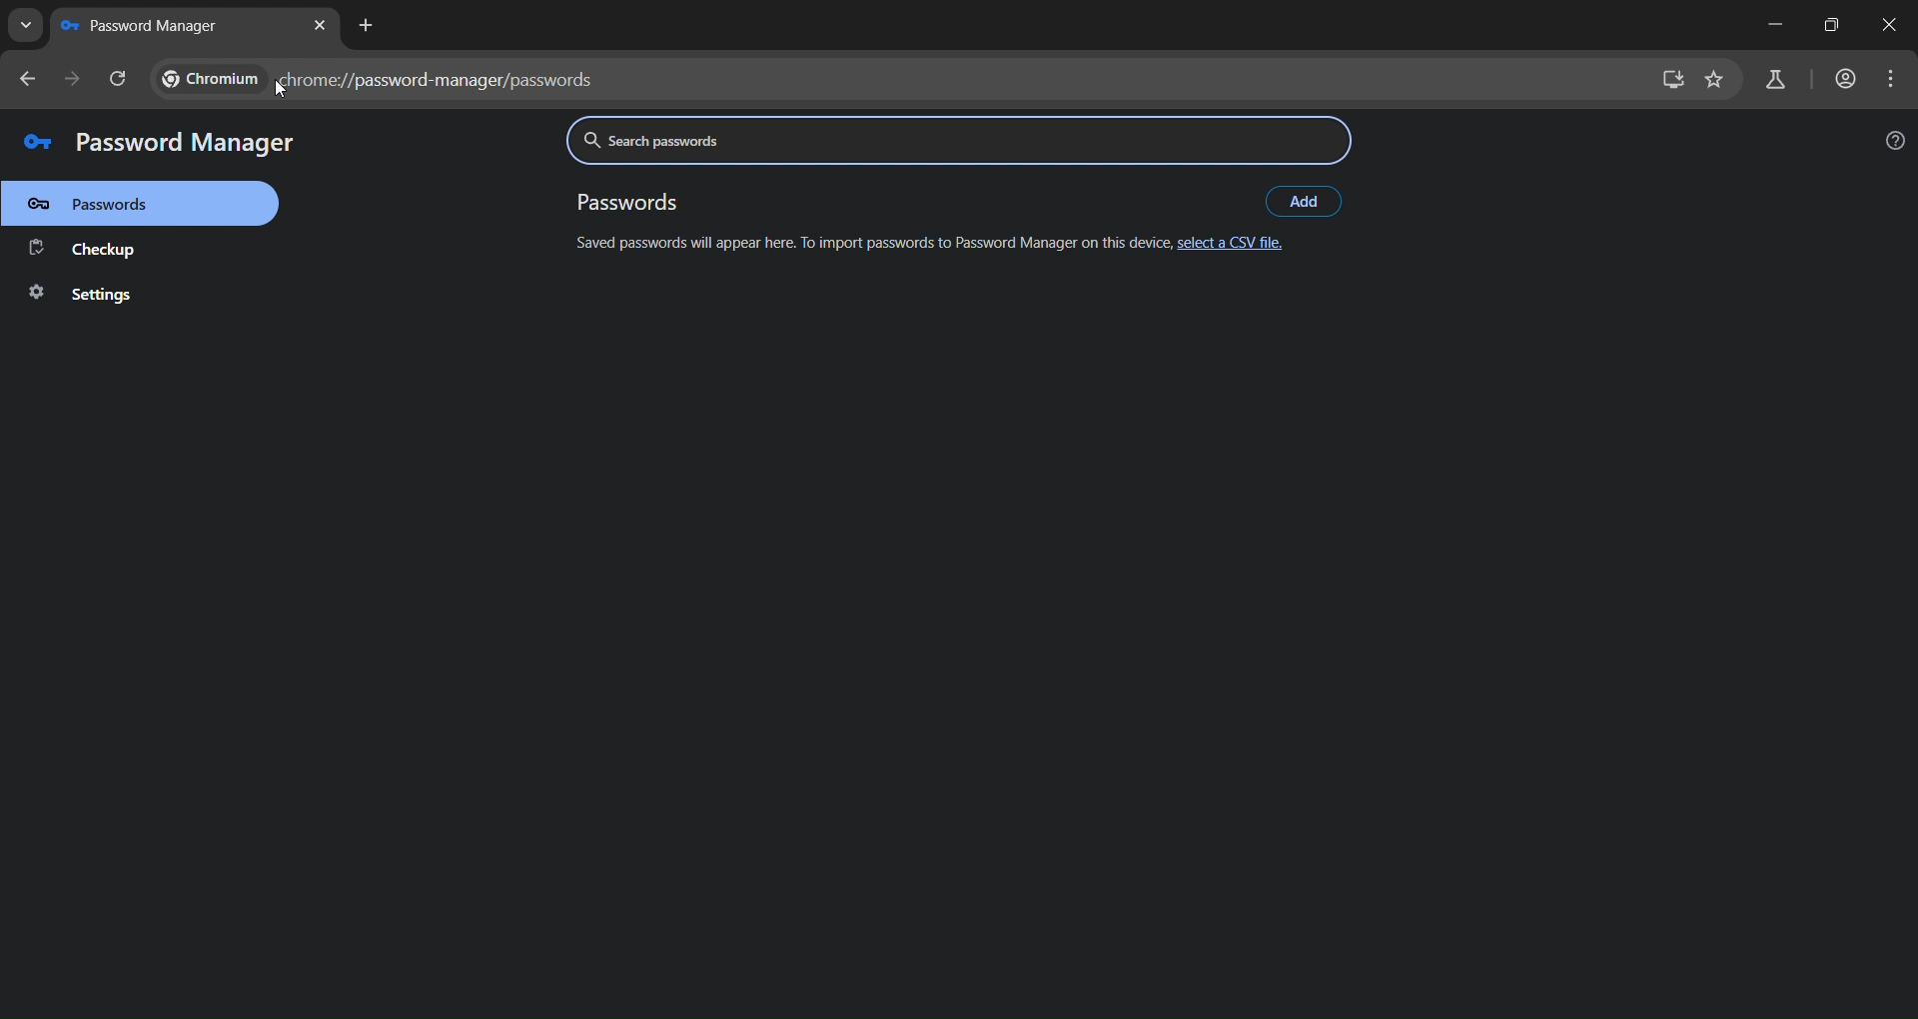  I want to click on add, so click(1307, 200).